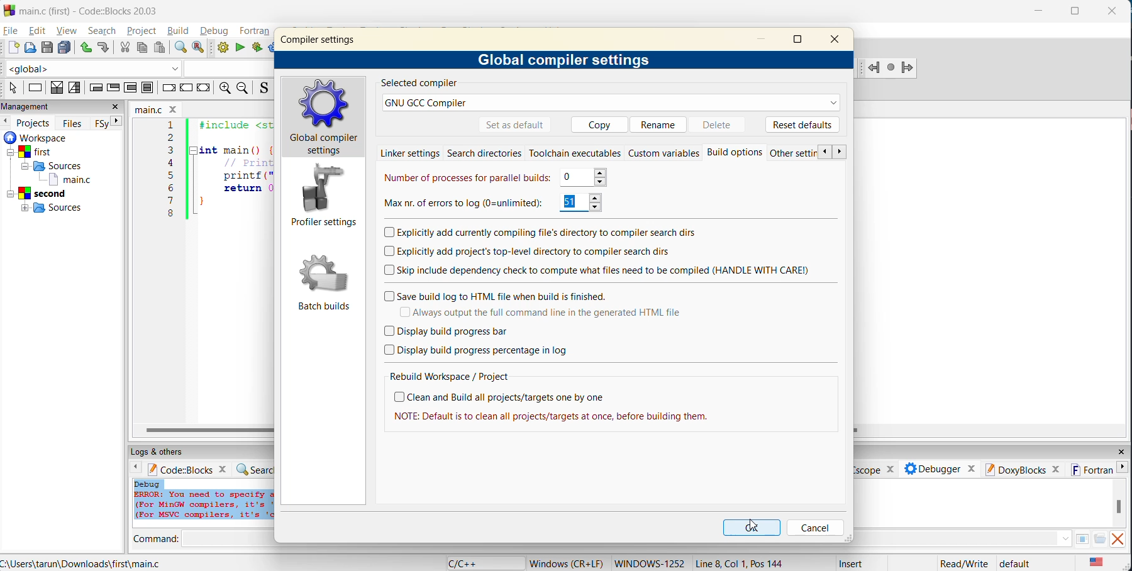 The image size is (1132, 571). What do you see at coordinates (55, 89) in the screenshot?
I see `decision` at bounding box center [55, 89].